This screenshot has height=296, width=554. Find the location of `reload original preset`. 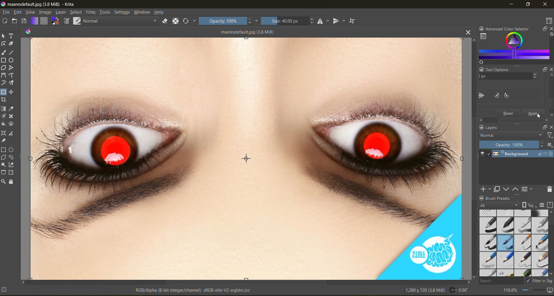

reload original preset is located at coordinates (187, 21).